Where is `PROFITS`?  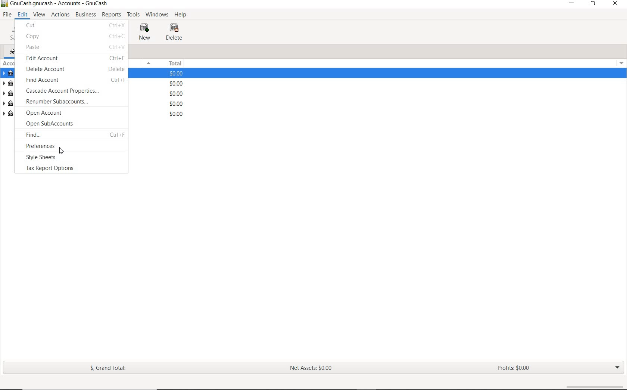 PROFITS is located at coordinates (517, 369).